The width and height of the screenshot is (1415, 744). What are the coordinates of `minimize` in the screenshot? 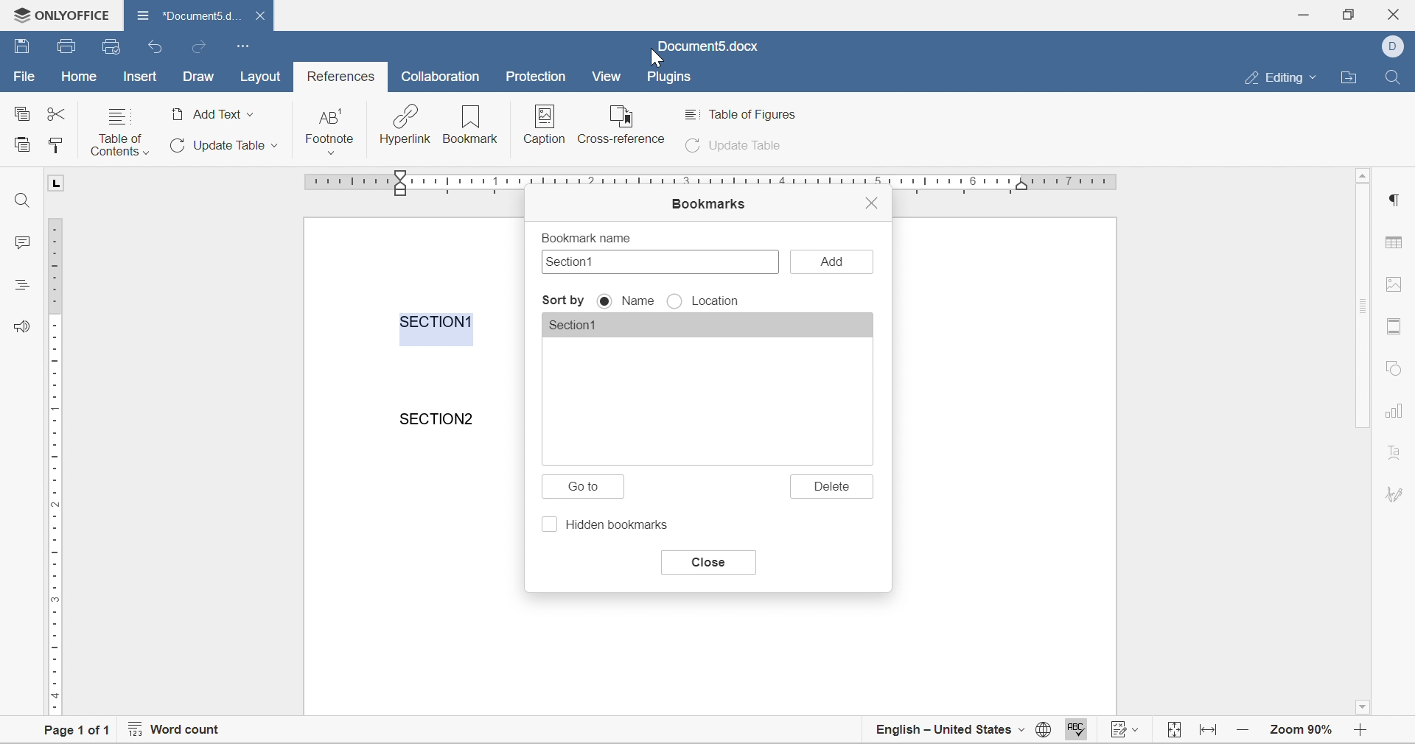 It's located at (1307, 13).